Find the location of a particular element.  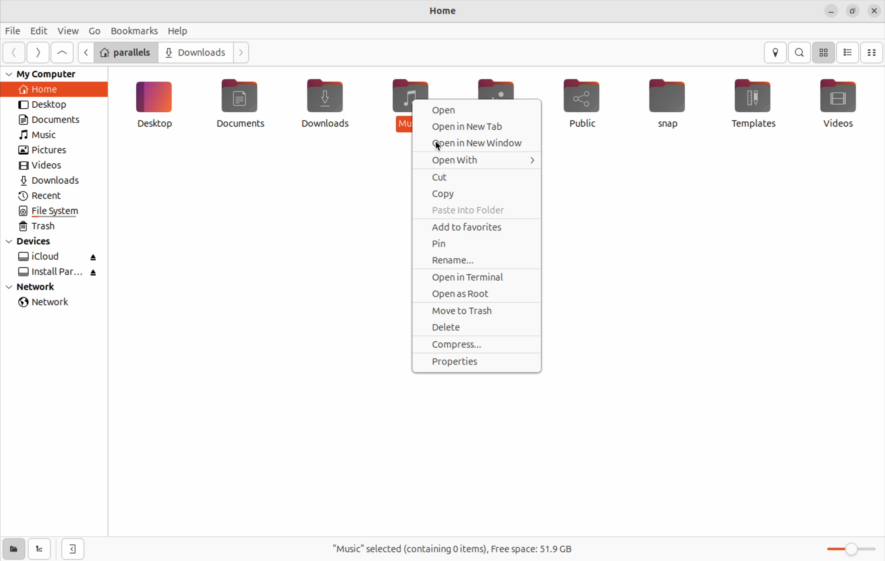

home is located at coordinates (444, 10).